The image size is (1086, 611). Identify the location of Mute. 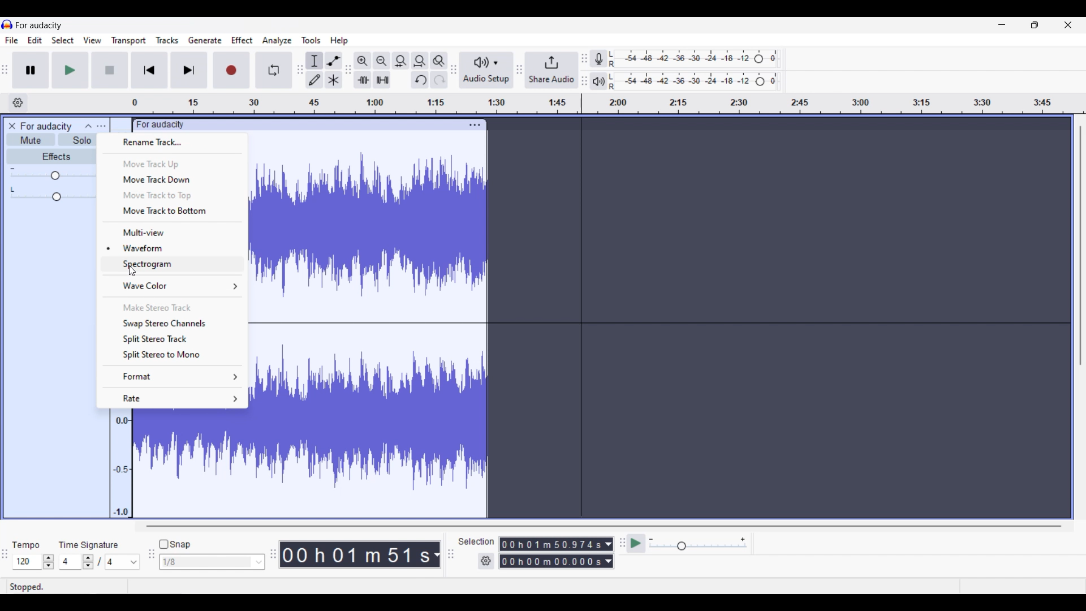
(31, 140).